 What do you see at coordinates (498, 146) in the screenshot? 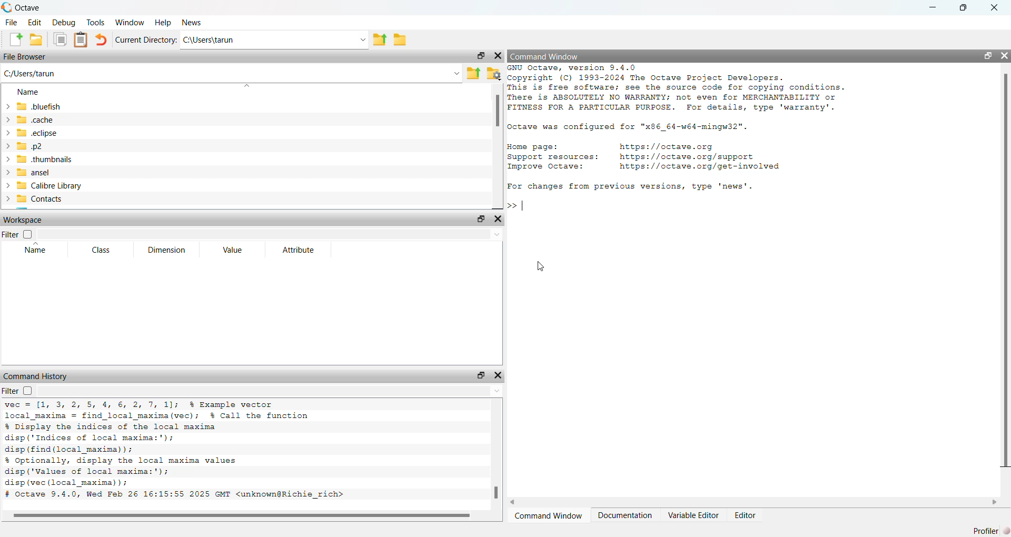
I see `vertical scroll bar` at bounding box center [498, 146].